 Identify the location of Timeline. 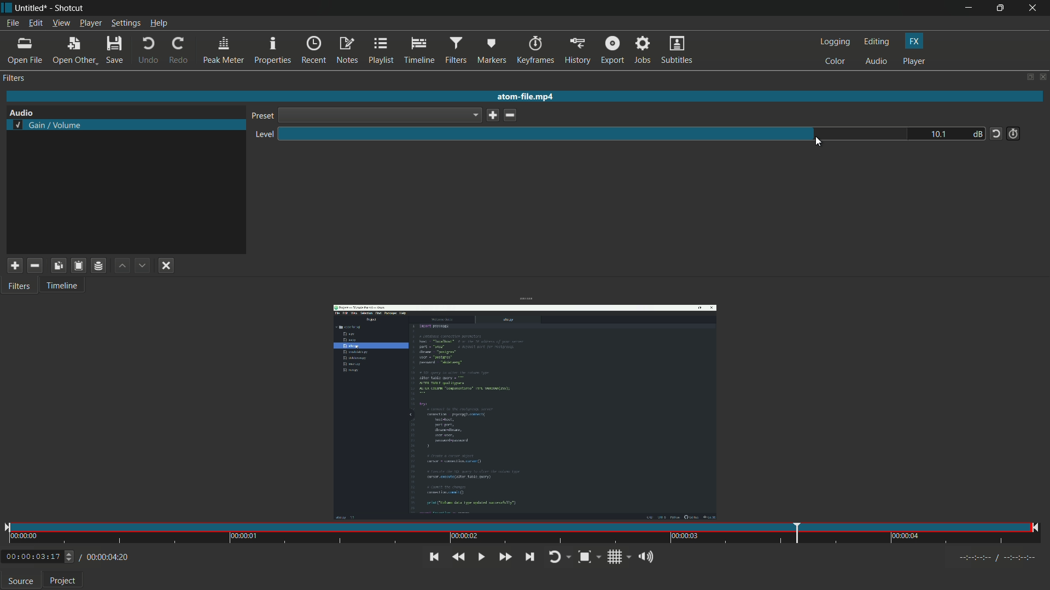
(67, 287).